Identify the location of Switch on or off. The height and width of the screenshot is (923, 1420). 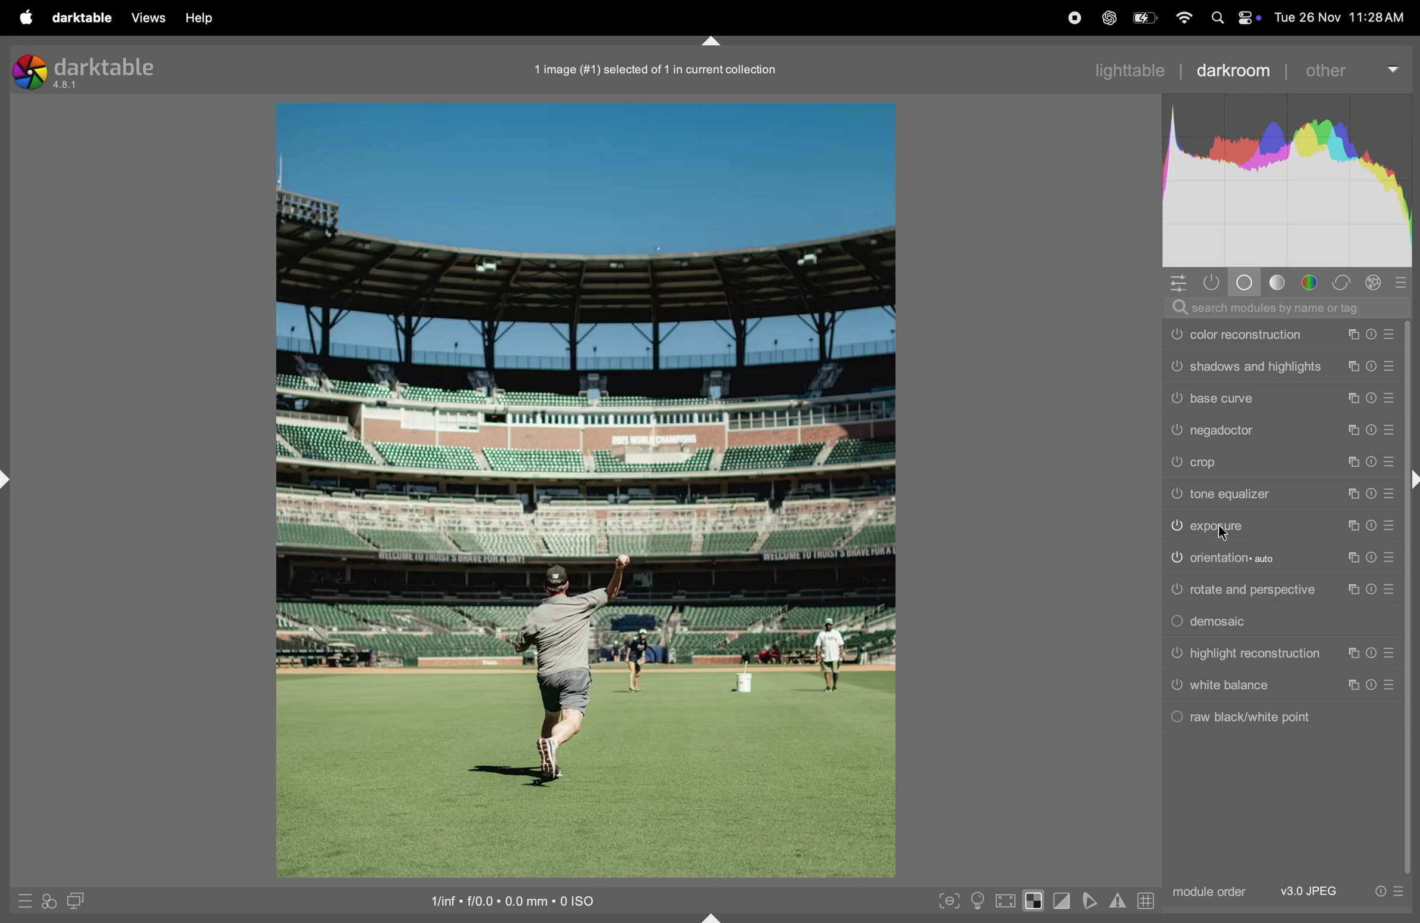
(1176, 461).